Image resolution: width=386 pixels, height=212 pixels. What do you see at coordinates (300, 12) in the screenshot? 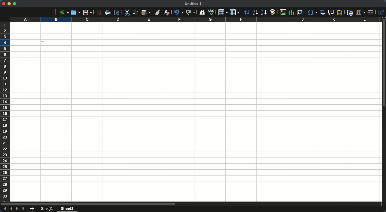
I see `Pivot table` at bounding box center [300, 12].